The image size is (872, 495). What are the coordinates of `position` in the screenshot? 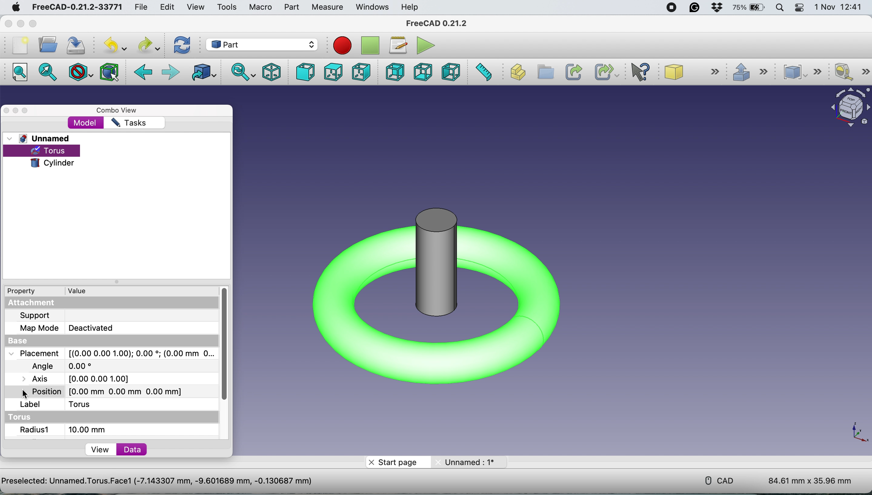 It's located at (106, 390).